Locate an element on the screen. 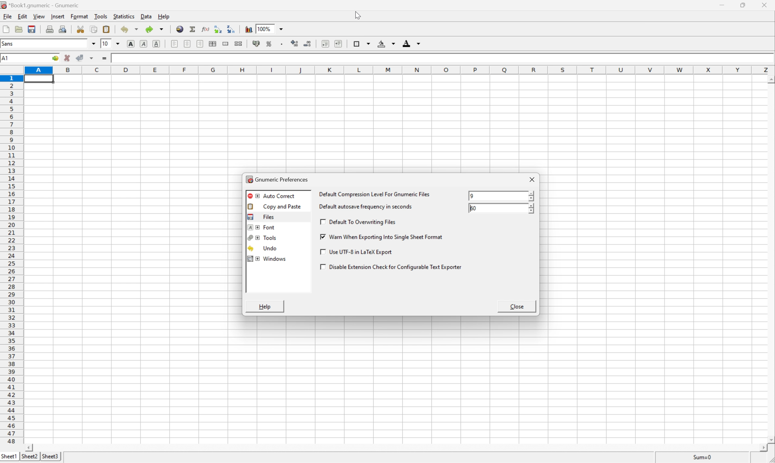 Image resolution: width=775 pixels, height=463 pixels. close is located at coordinates (533, 180).